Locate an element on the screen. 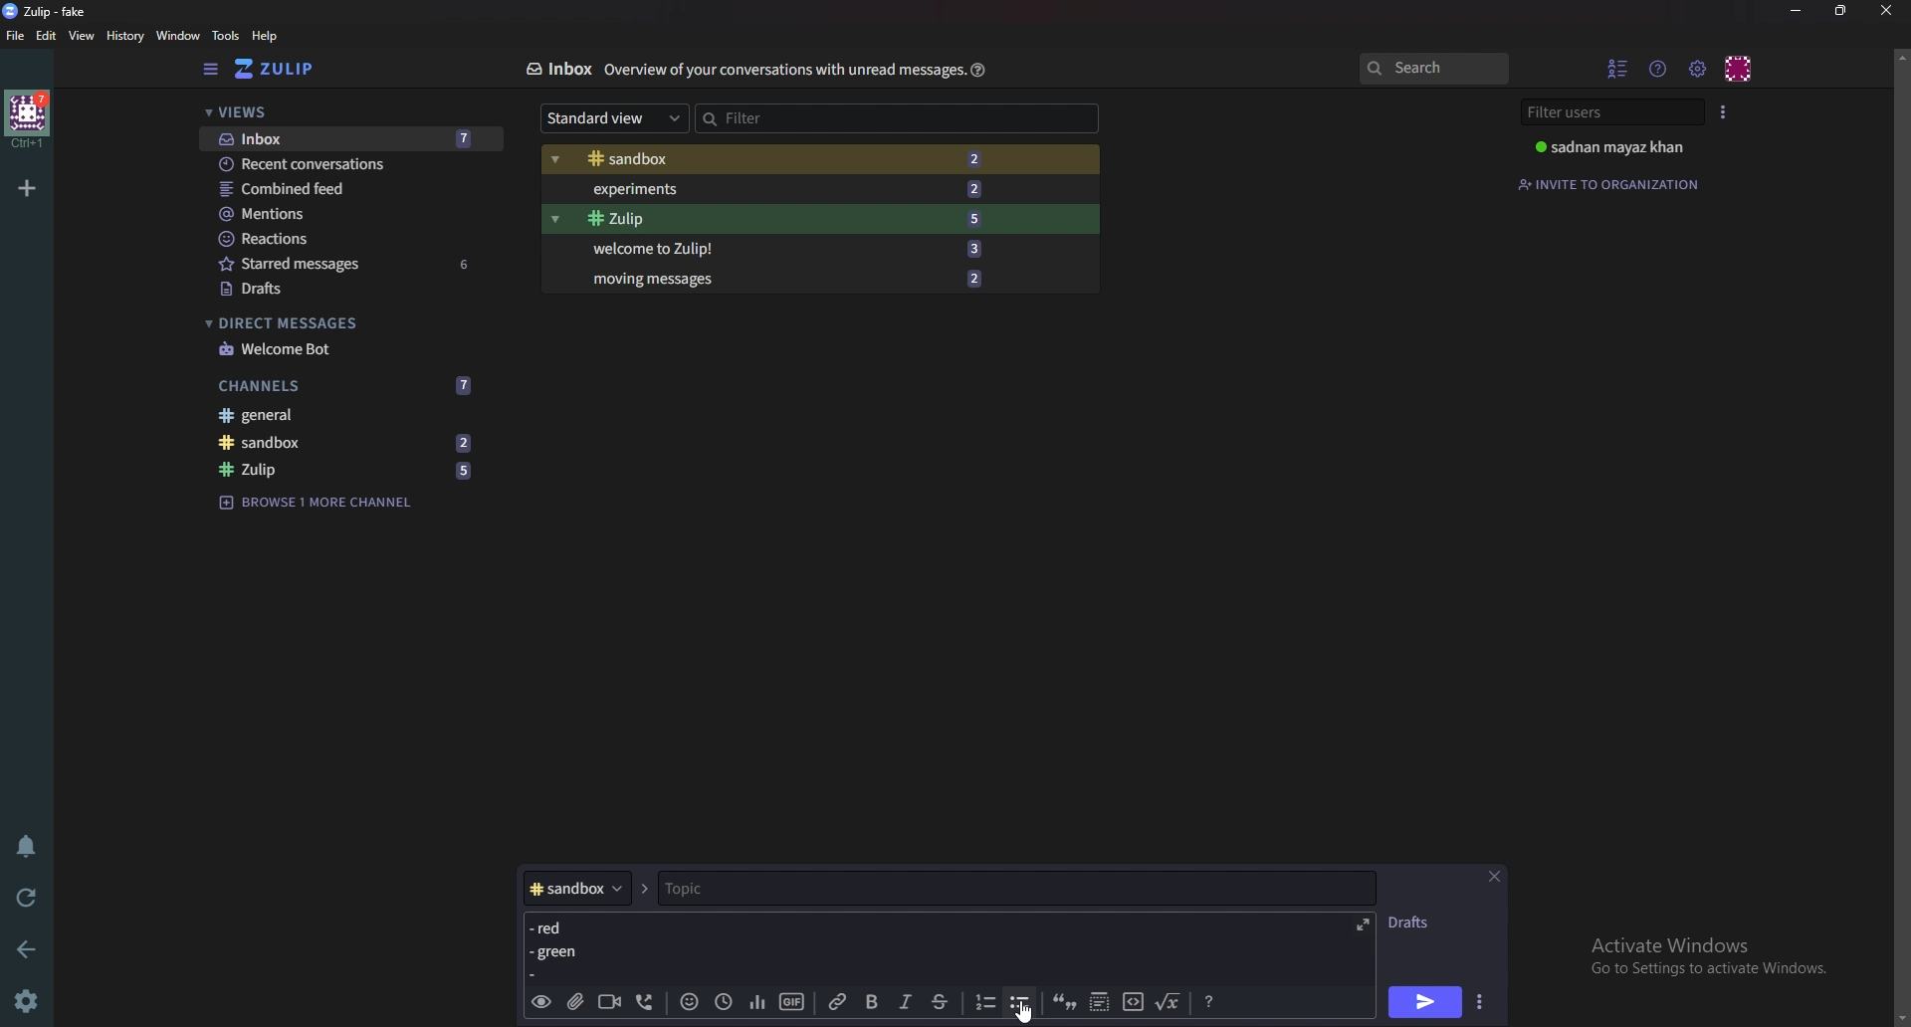  Inbox is located at coordinates (349, 140).